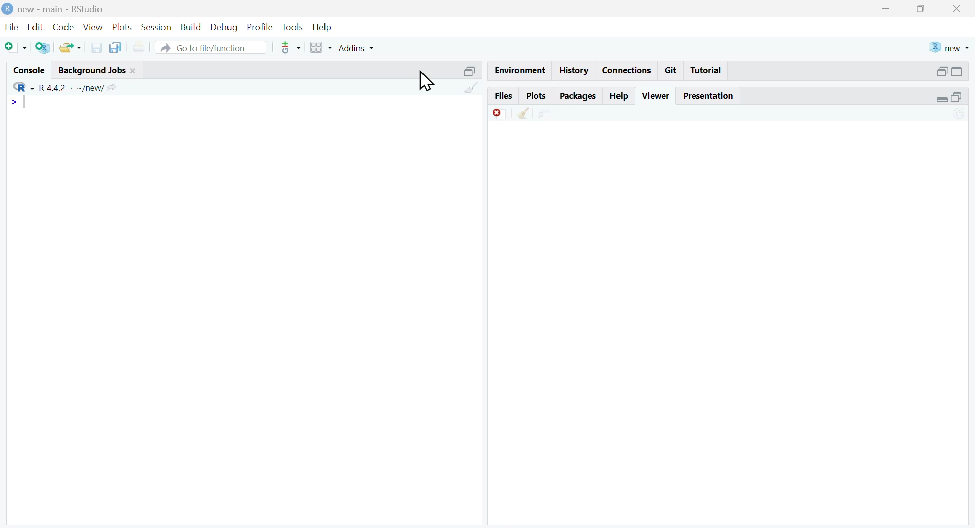 The width and height of the screenshot is (975, 528). What do you see at coordinates (503, 96) in the screenshot?
I see `files` at bounding box center [503, 96].